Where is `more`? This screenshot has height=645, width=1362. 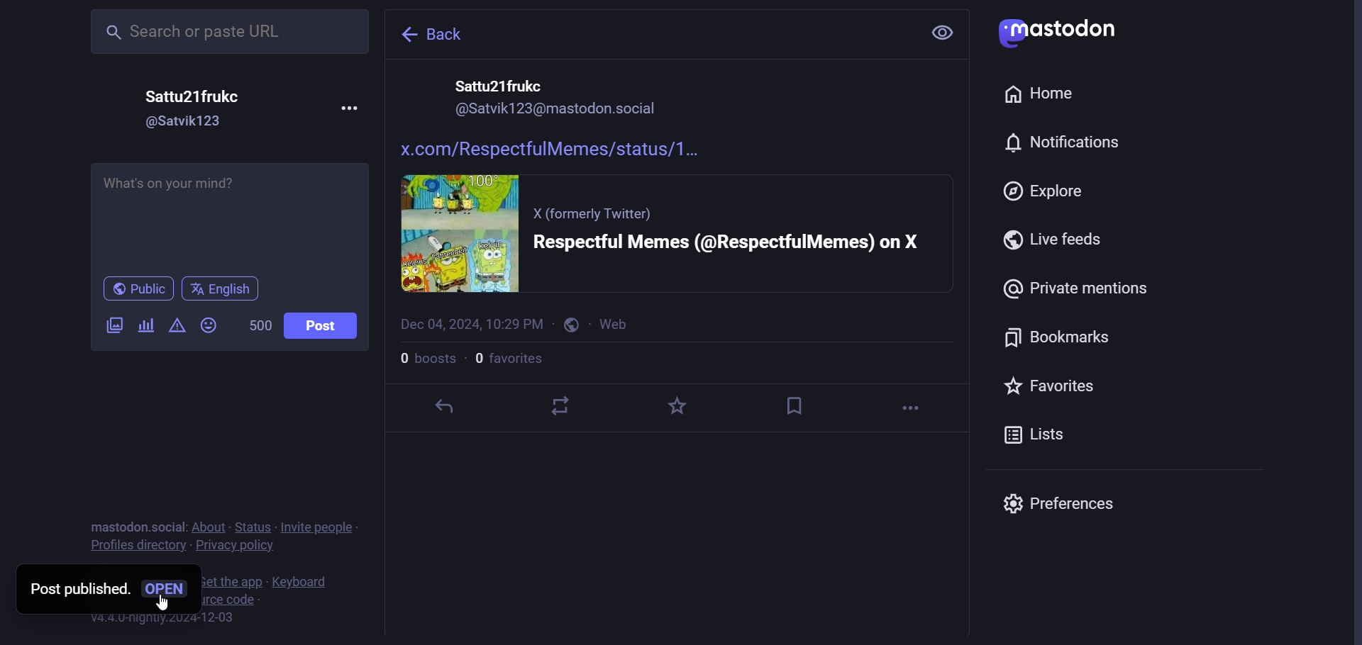
more is located at coordinates (901, 409).